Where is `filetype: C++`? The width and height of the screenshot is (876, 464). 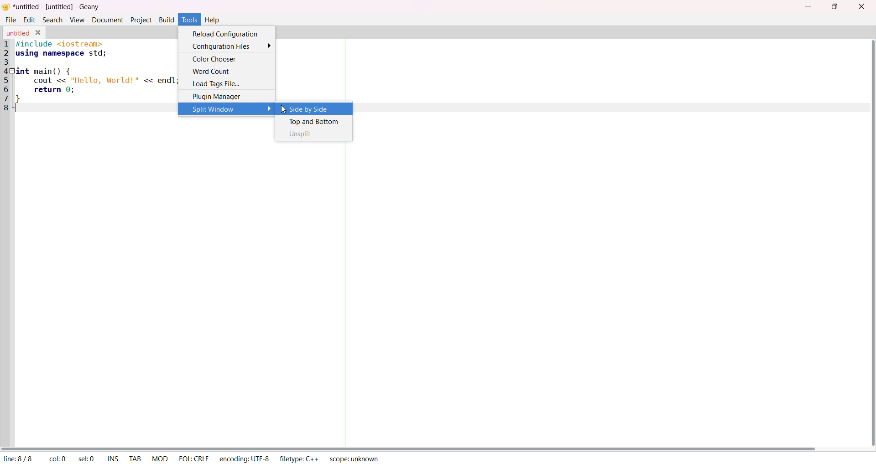 filetype: C++ is located at coordinates (297, 459).